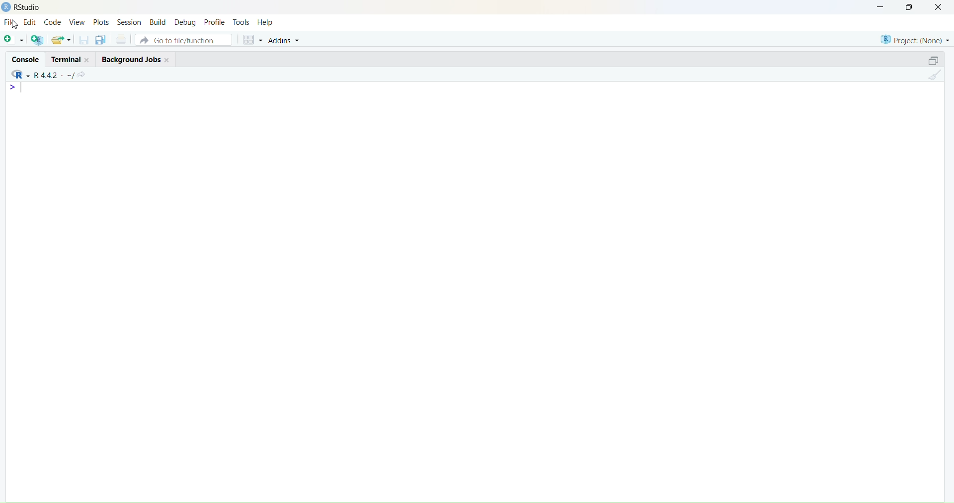 The image size is (954, 503). What do you see at coordinates (939, 8) in the screenshot?
I see `Close` at bounding box center [939, 8].